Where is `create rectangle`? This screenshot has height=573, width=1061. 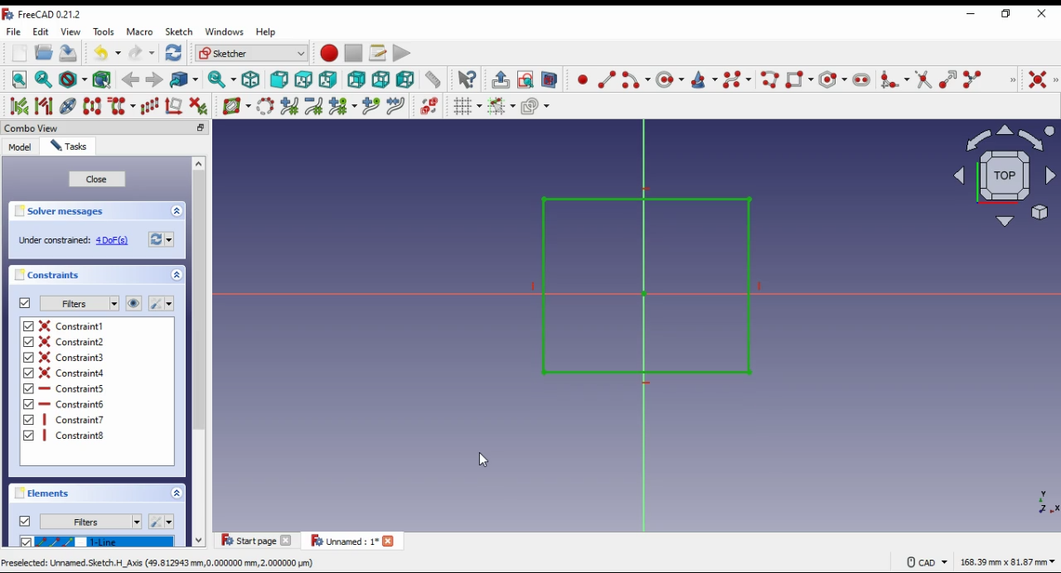 create rectangle is located at coordinates (800, 79).